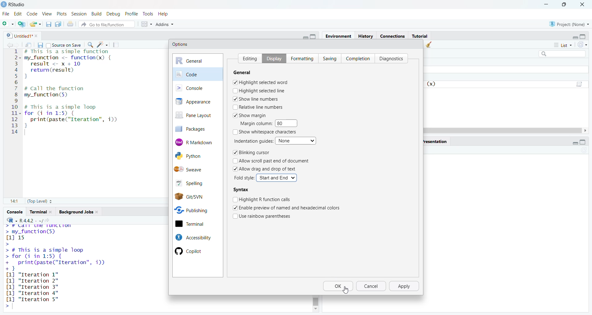  What do you see at coordinates (195, 182) in the screenshot?
I see `spelling` at bounding box center [195, 182].